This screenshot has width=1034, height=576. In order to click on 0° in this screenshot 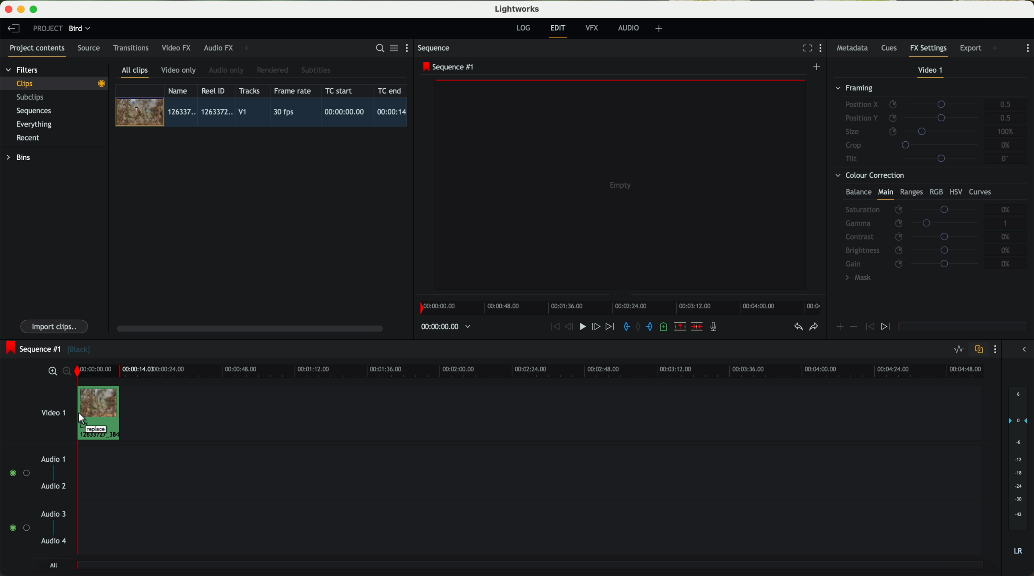, I will do `click(1006, 158)`.